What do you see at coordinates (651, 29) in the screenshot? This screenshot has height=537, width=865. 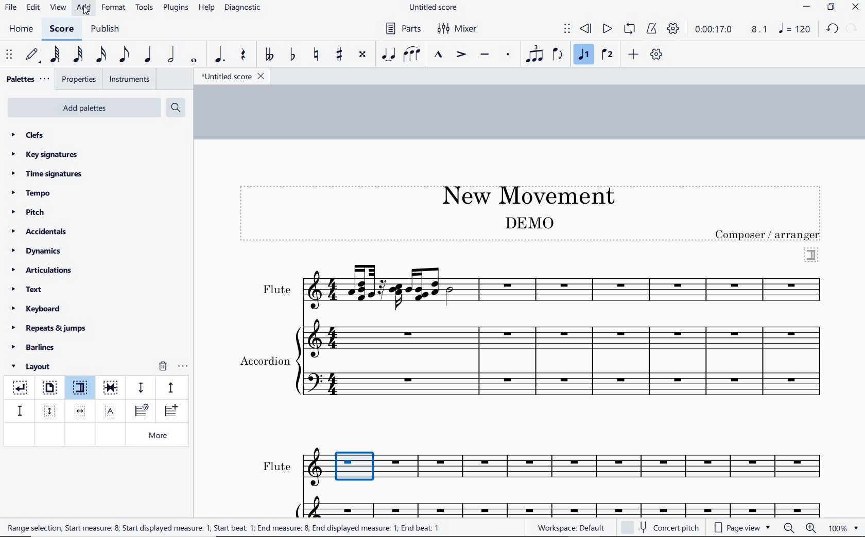 I see `metronome` at bounding box center [651, 29].